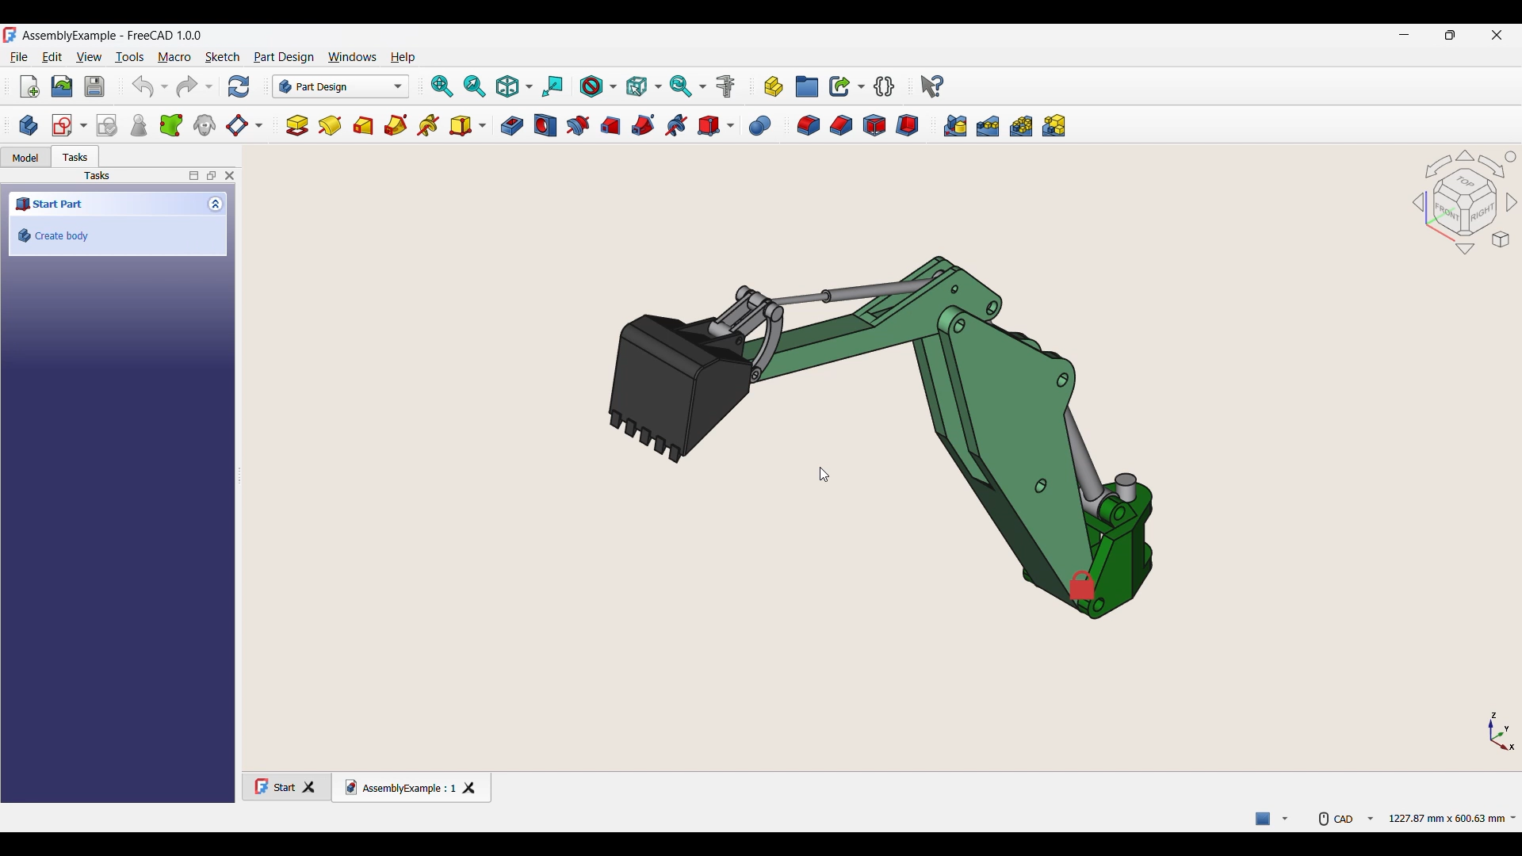  What do you see at coordinates (129, 58) in the screenshot?
I see `Tools menu` at bounding box center [129, 58].